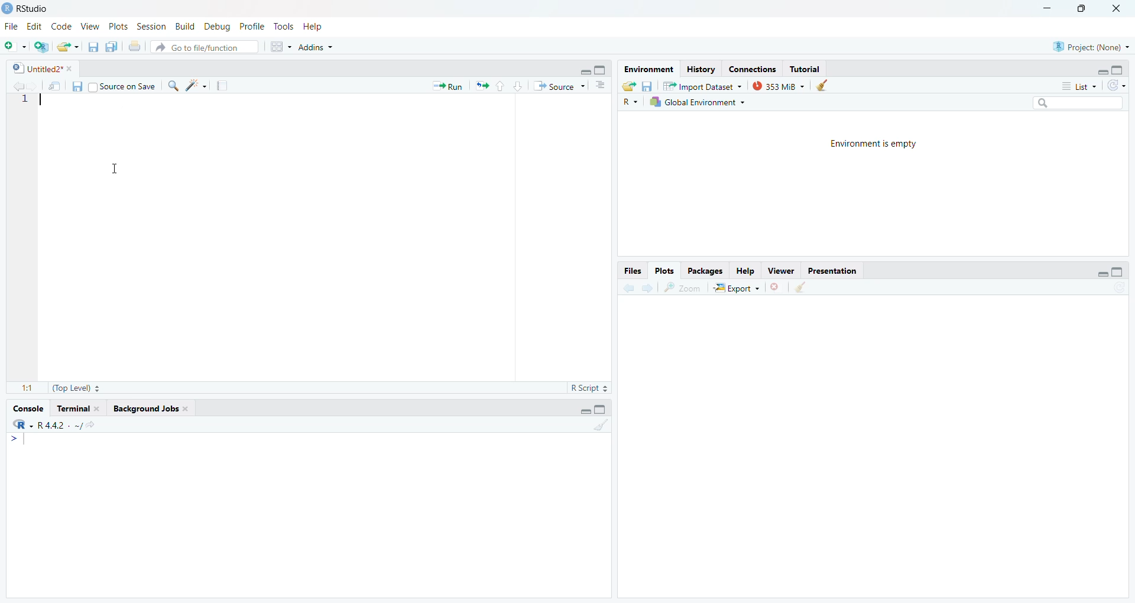 This screenshot has height=603, width=1135. Describe the element at coordinates (89, 27) in the screenshot. I see `View` at that location.